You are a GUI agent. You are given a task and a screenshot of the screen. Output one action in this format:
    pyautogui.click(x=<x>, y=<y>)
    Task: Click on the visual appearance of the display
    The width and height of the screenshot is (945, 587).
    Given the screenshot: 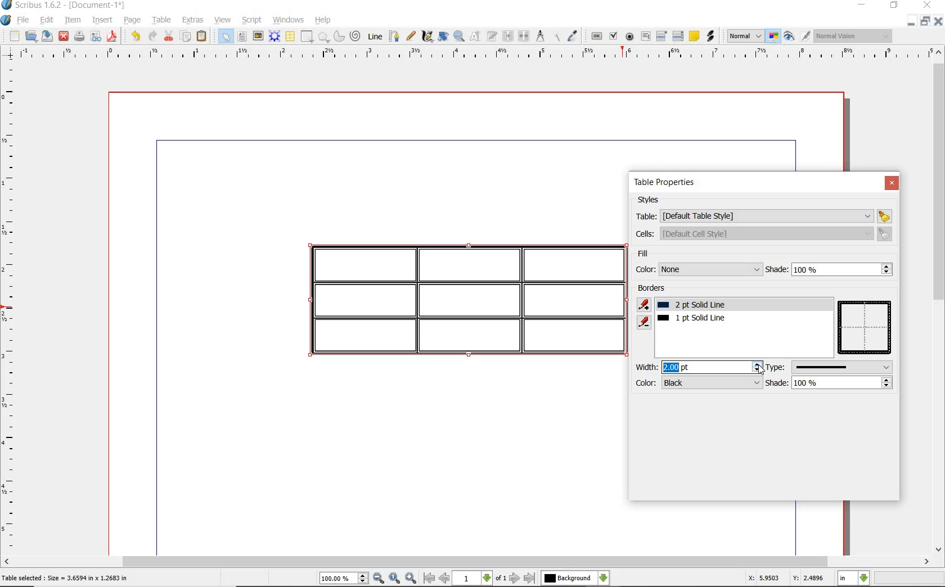 What is the action you would take?
    pyautogui.click(x=857, y=37)
    